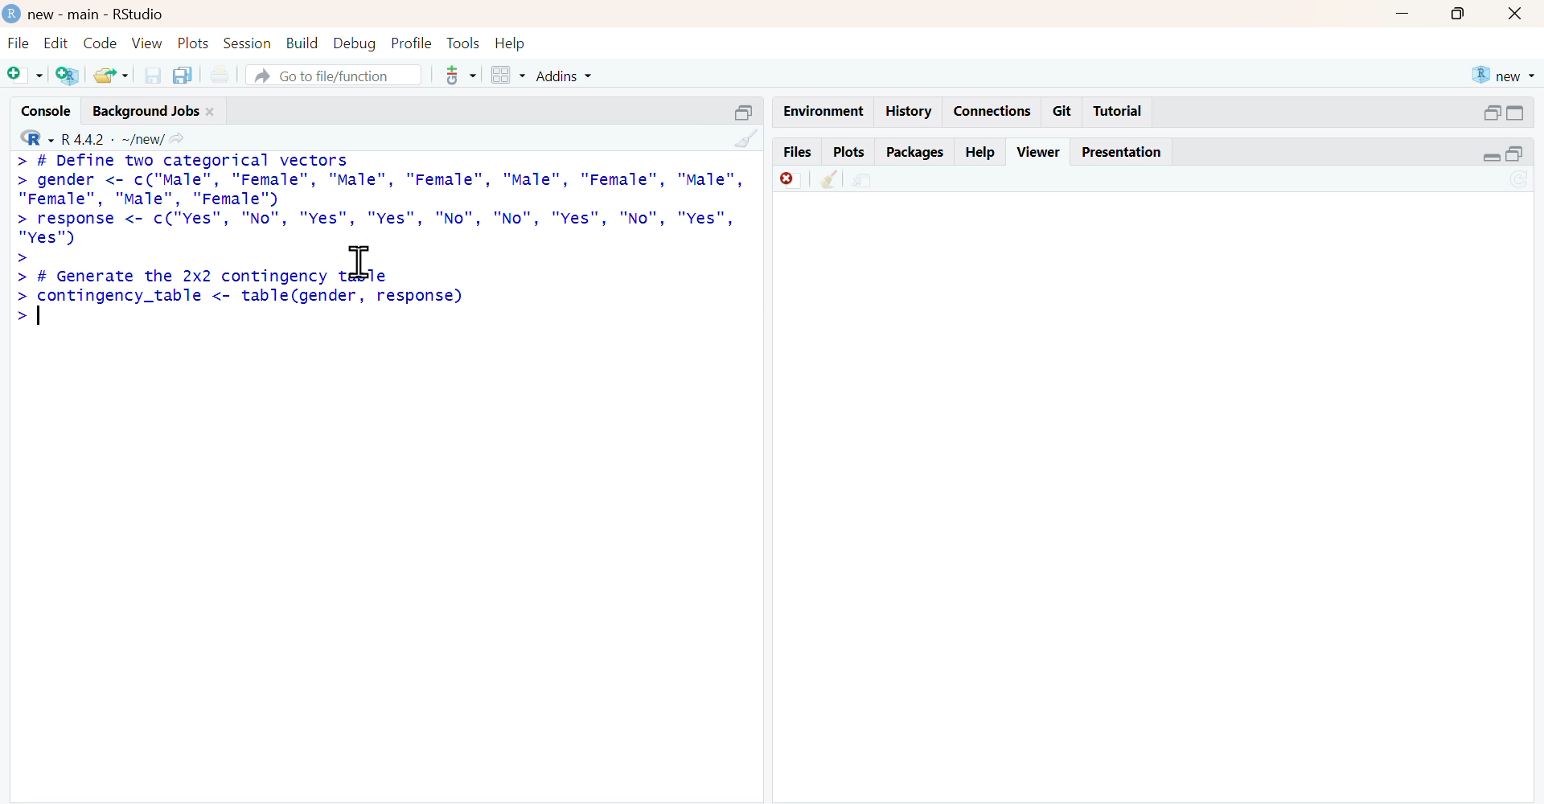 The height and width of the screenshot is (804, 1544). What do you see at coordinates (1517, 113) in the screenshot?
I see `expand/collapse` at bounding box center [1517, 113].